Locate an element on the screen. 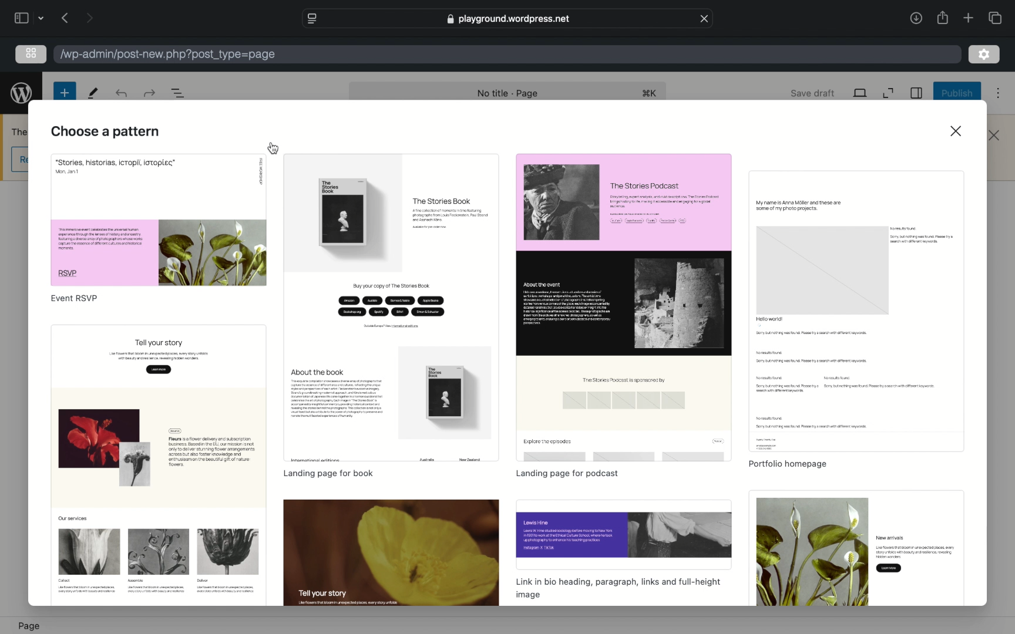 The width and height of the screenshot is (1015, 634). settings is located at coordinates (984, 55).